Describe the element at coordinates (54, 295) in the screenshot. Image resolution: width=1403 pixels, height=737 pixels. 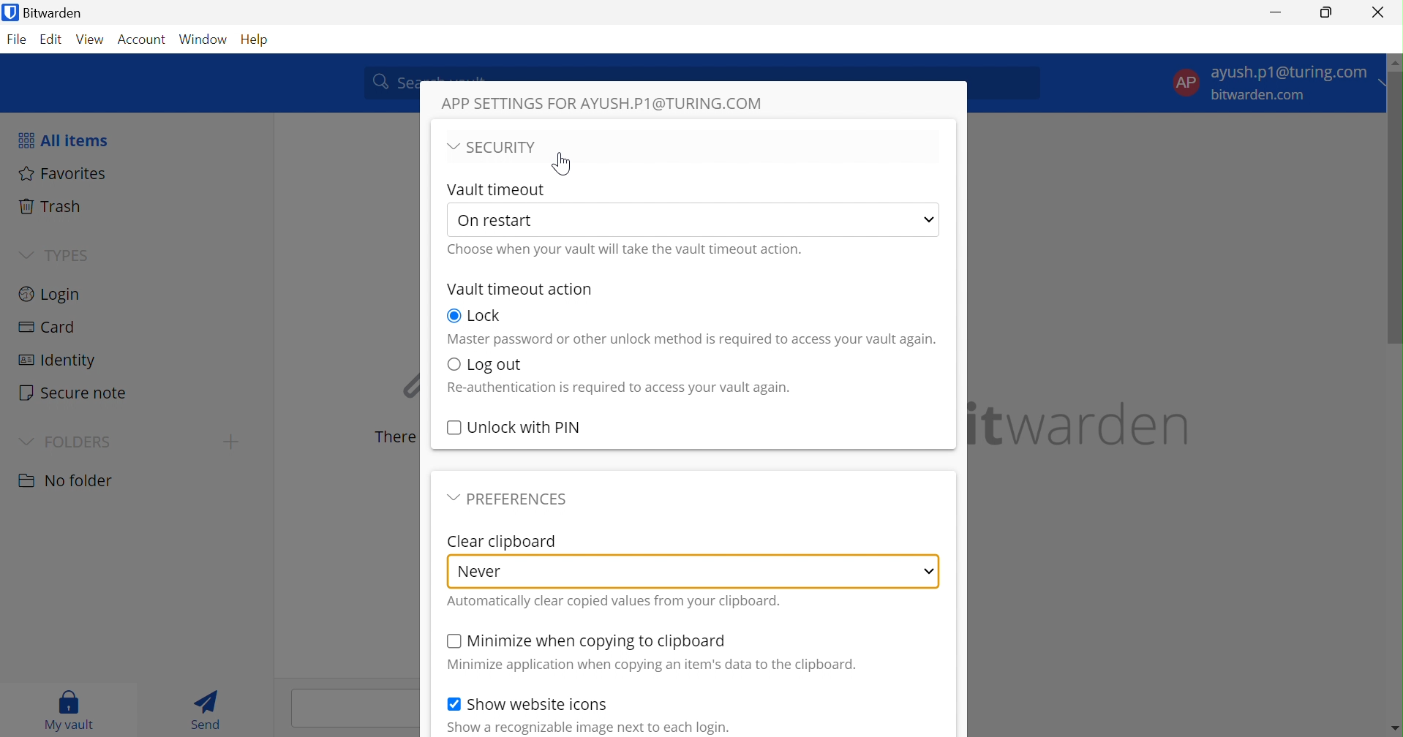
I see `Login` at that location.